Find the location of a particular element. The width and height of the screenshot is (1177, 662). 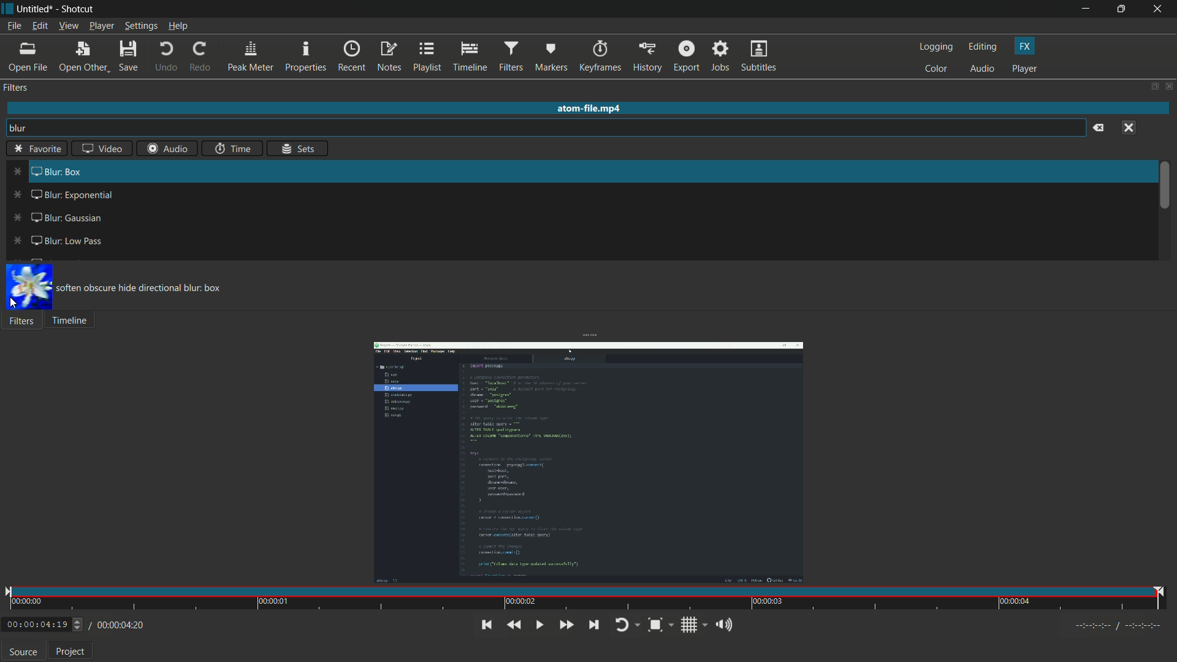

Scroll bar is located at coordinates (1166, 190).